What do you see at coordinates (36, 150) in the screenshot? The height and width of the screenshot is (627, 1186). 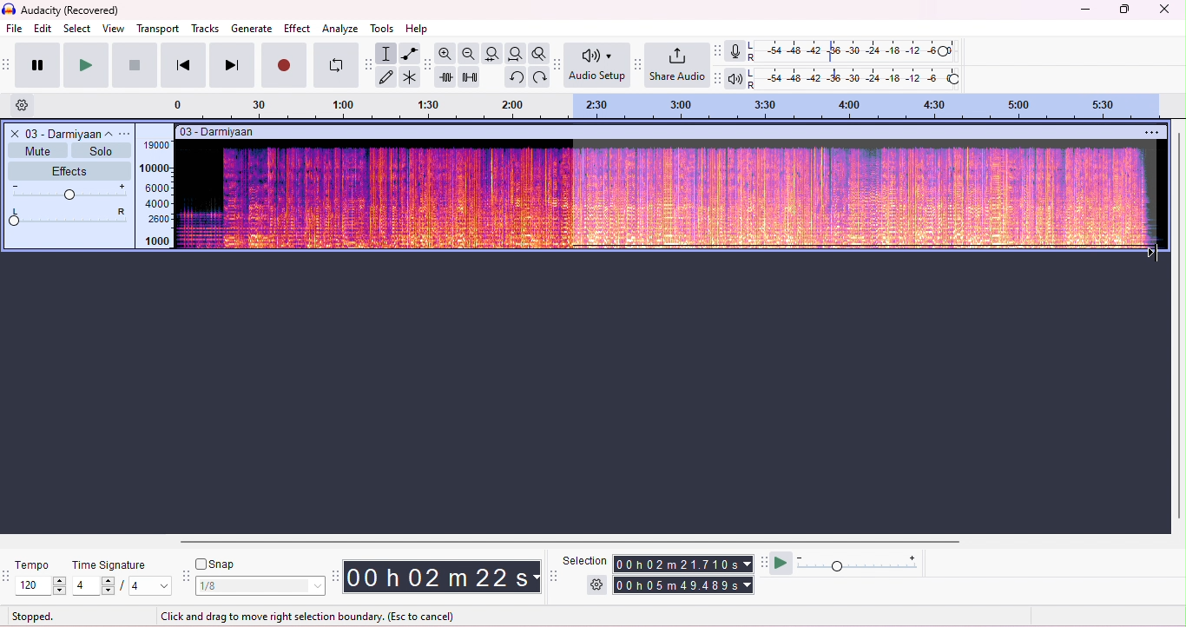 I see `mute` at bounding box center [36, 150].